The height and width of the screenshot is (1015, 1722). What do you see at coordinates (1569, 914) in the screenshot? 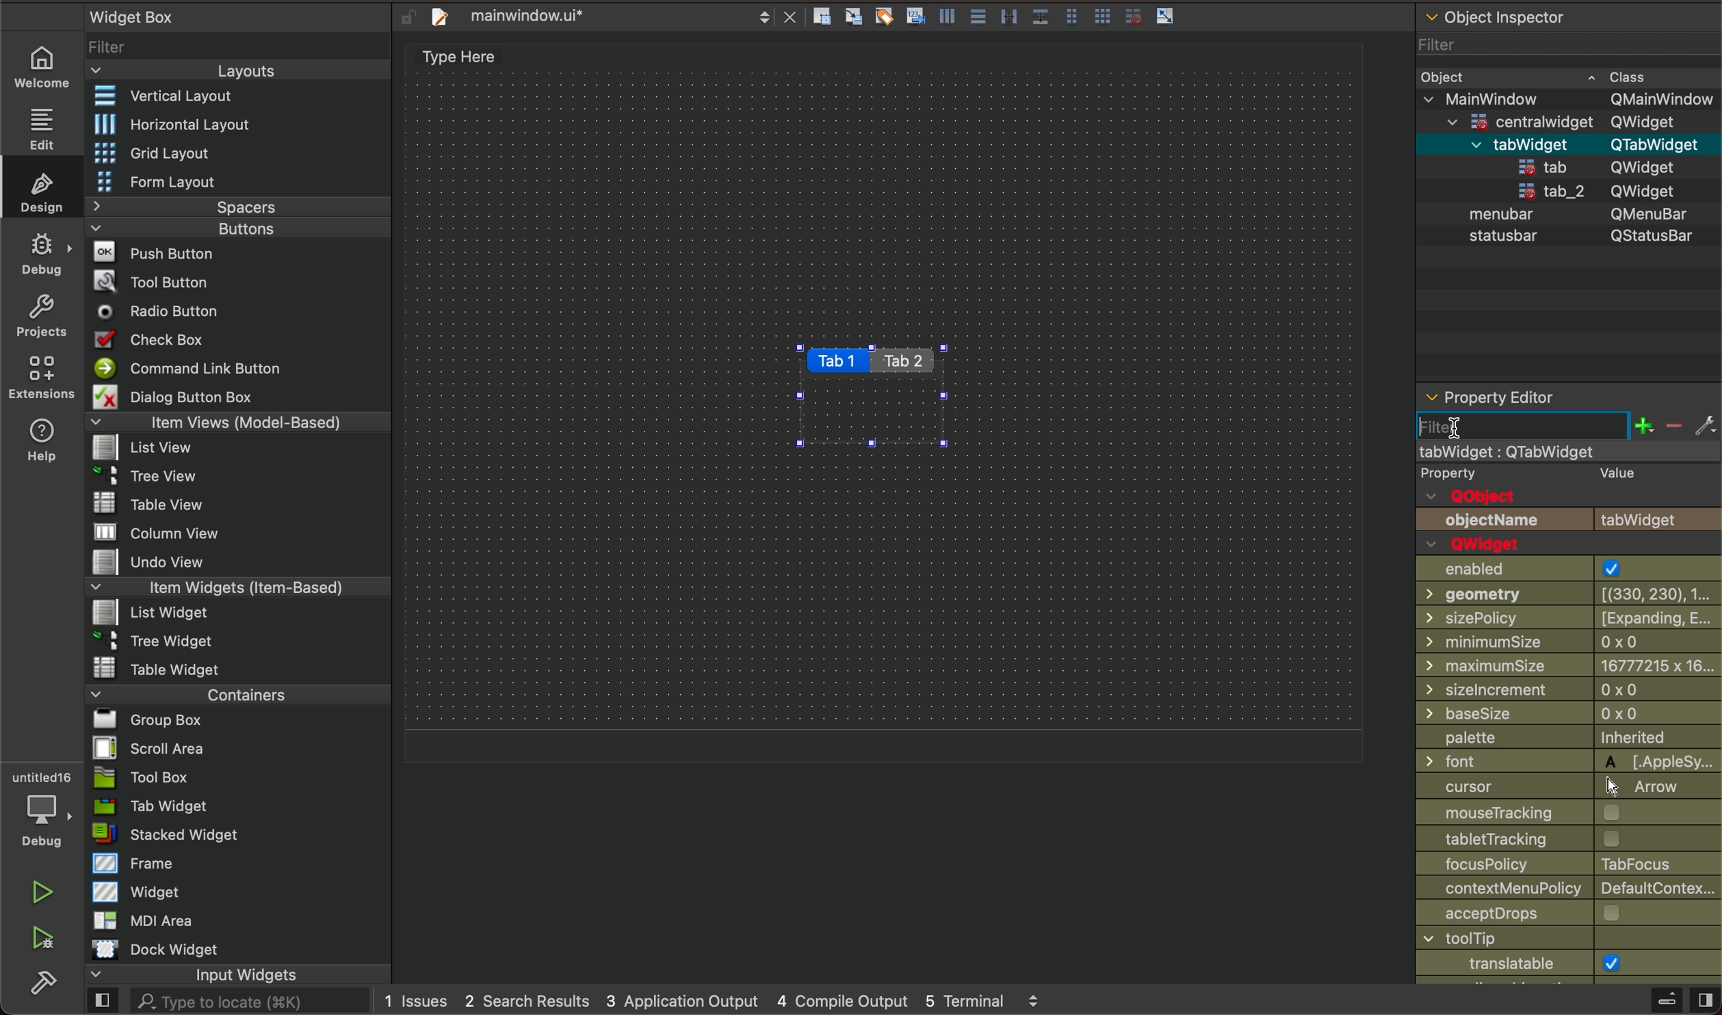
I see `accept drops` at bounding box center [1569, 914].